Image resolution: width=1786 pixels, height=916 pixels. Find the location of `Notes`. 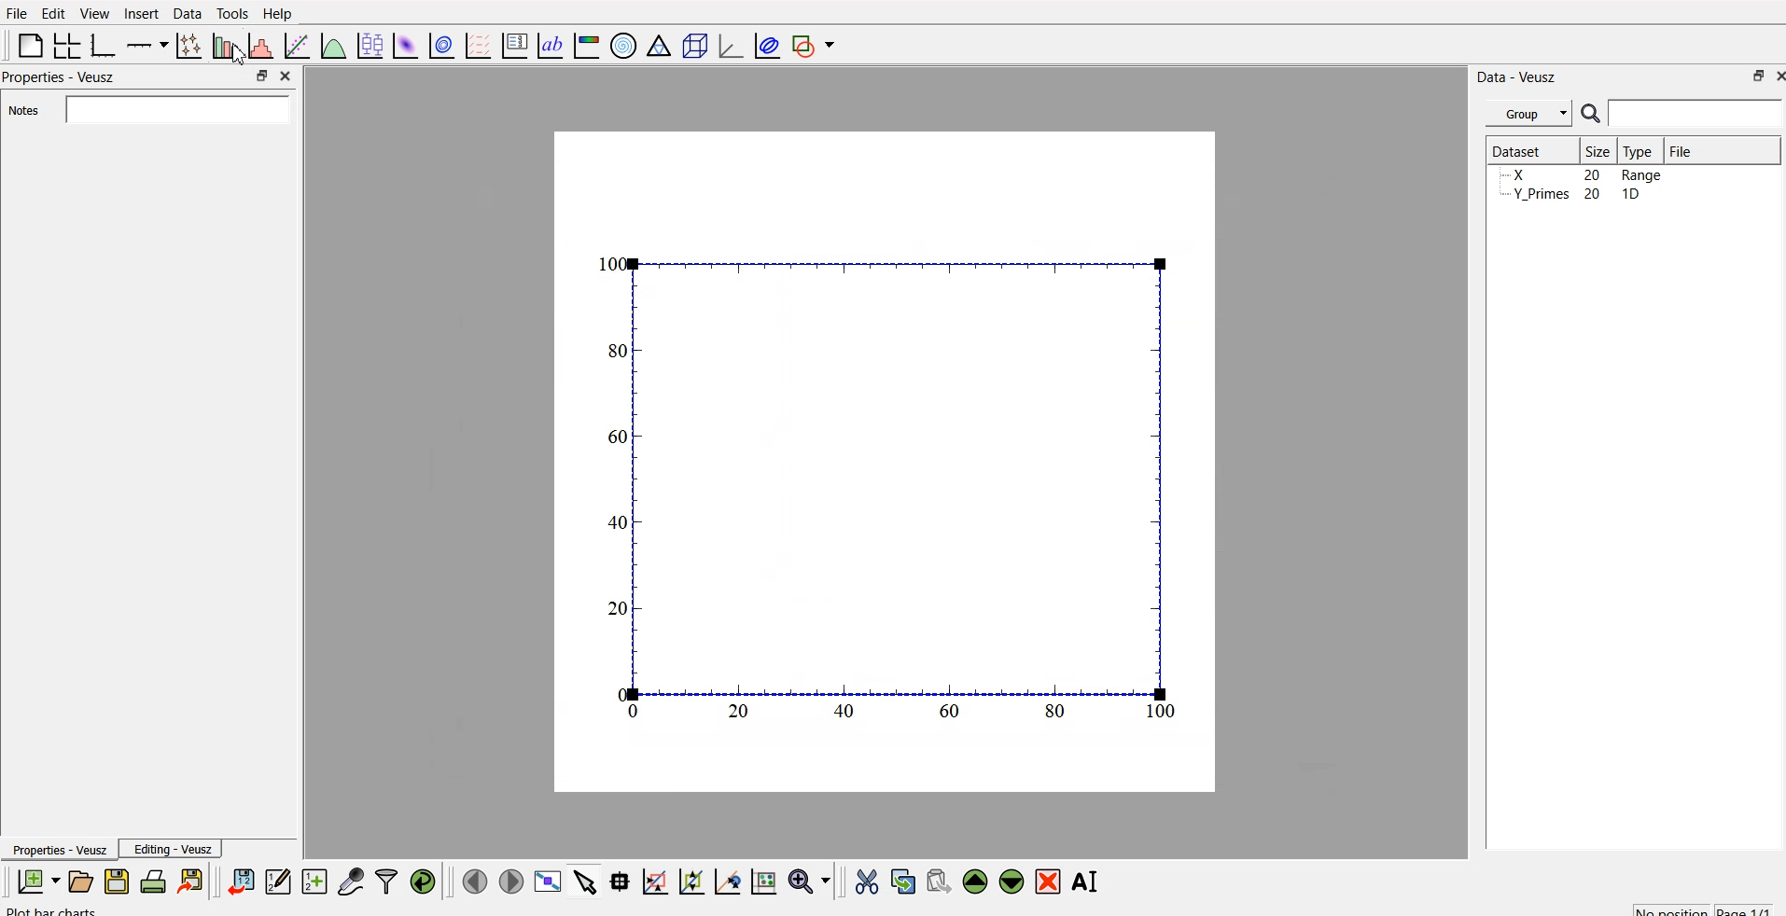

Notes is located at coordinates (21, 111).